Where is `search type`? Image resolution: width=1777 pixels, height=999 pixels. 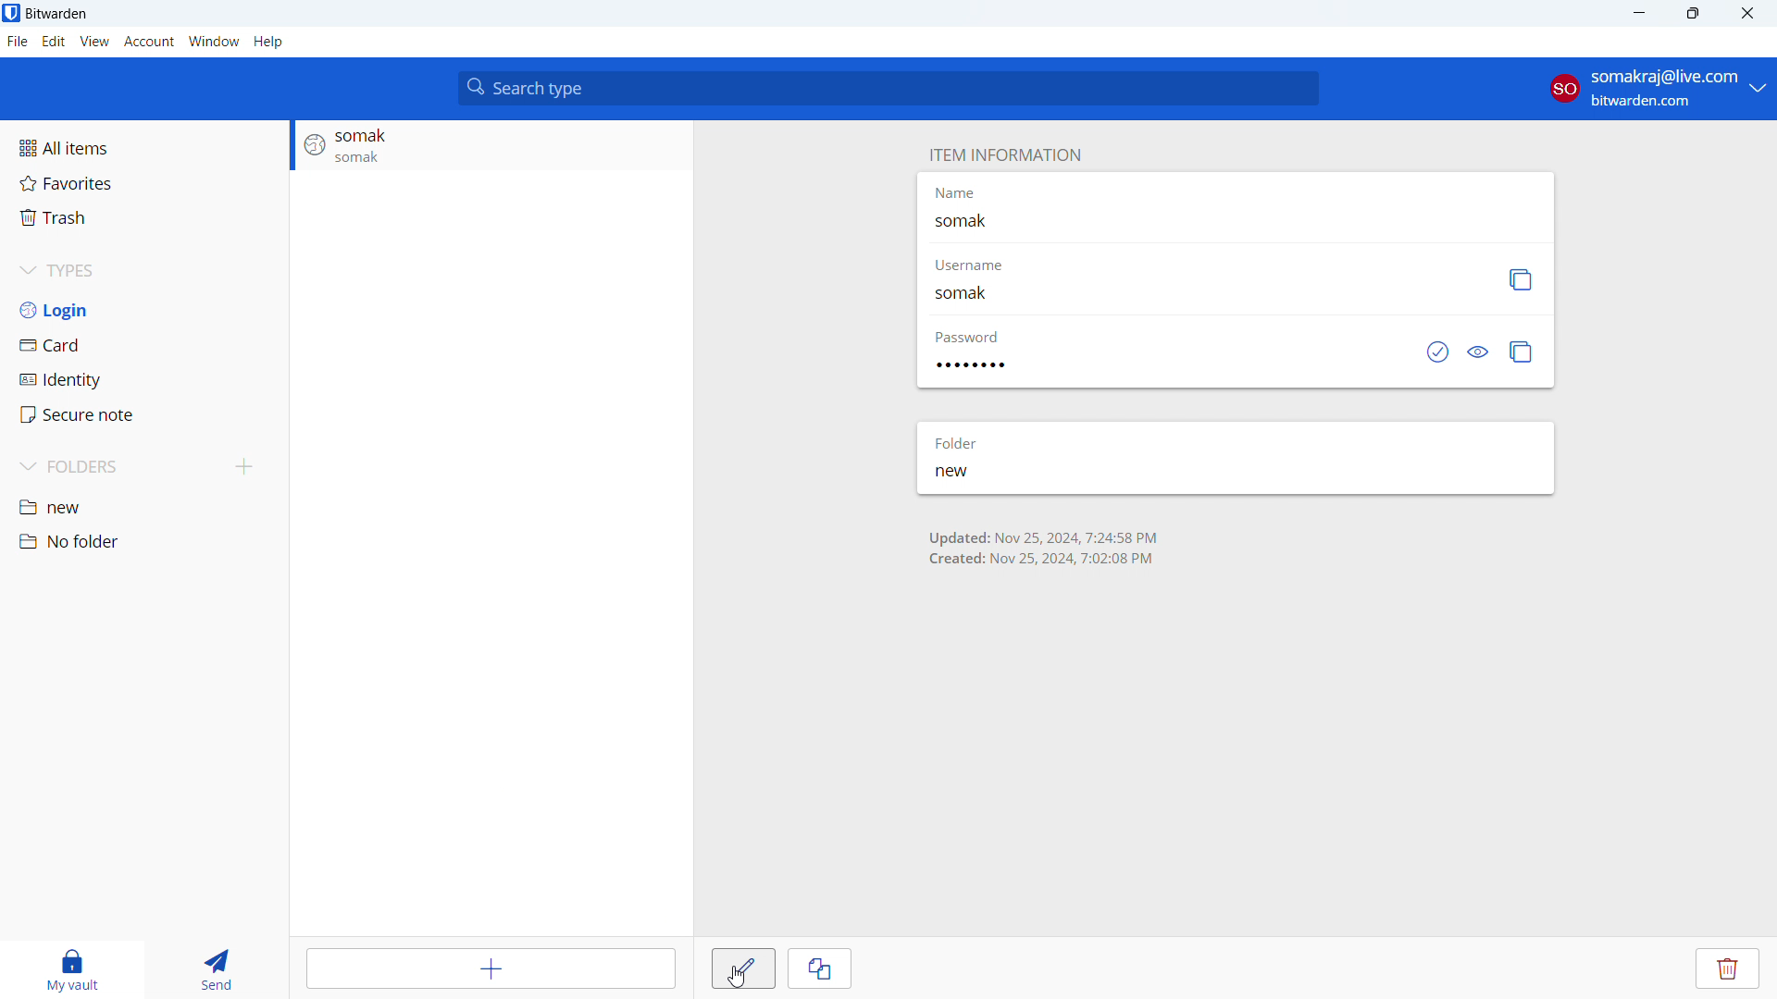
search type is located at coordinates (888, 88).